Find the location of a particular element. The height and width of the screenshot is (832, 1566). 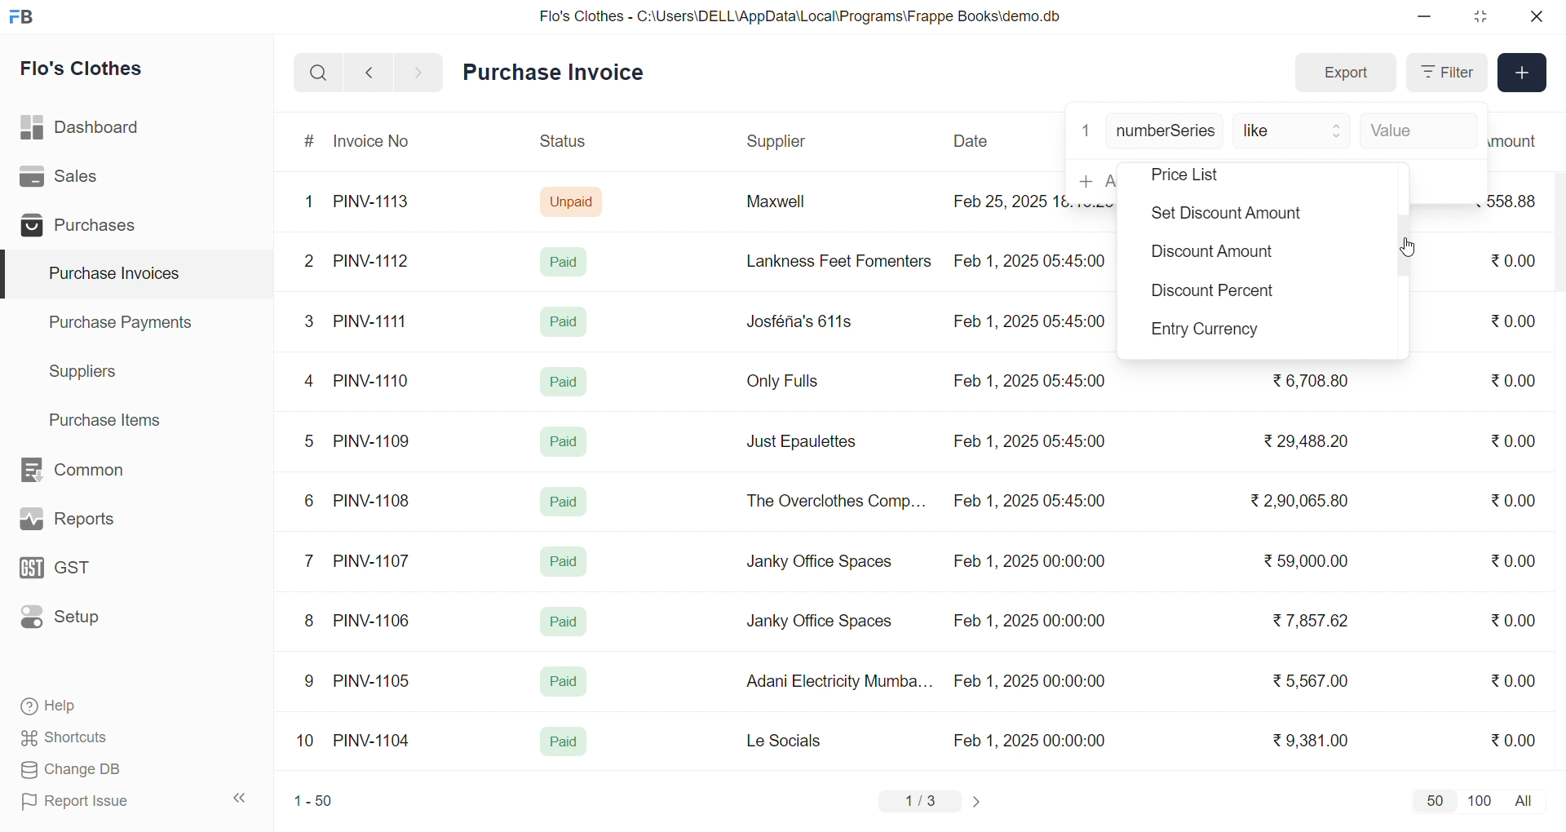

Adani Electricity Mumba... is located at coordinates (841, 682).